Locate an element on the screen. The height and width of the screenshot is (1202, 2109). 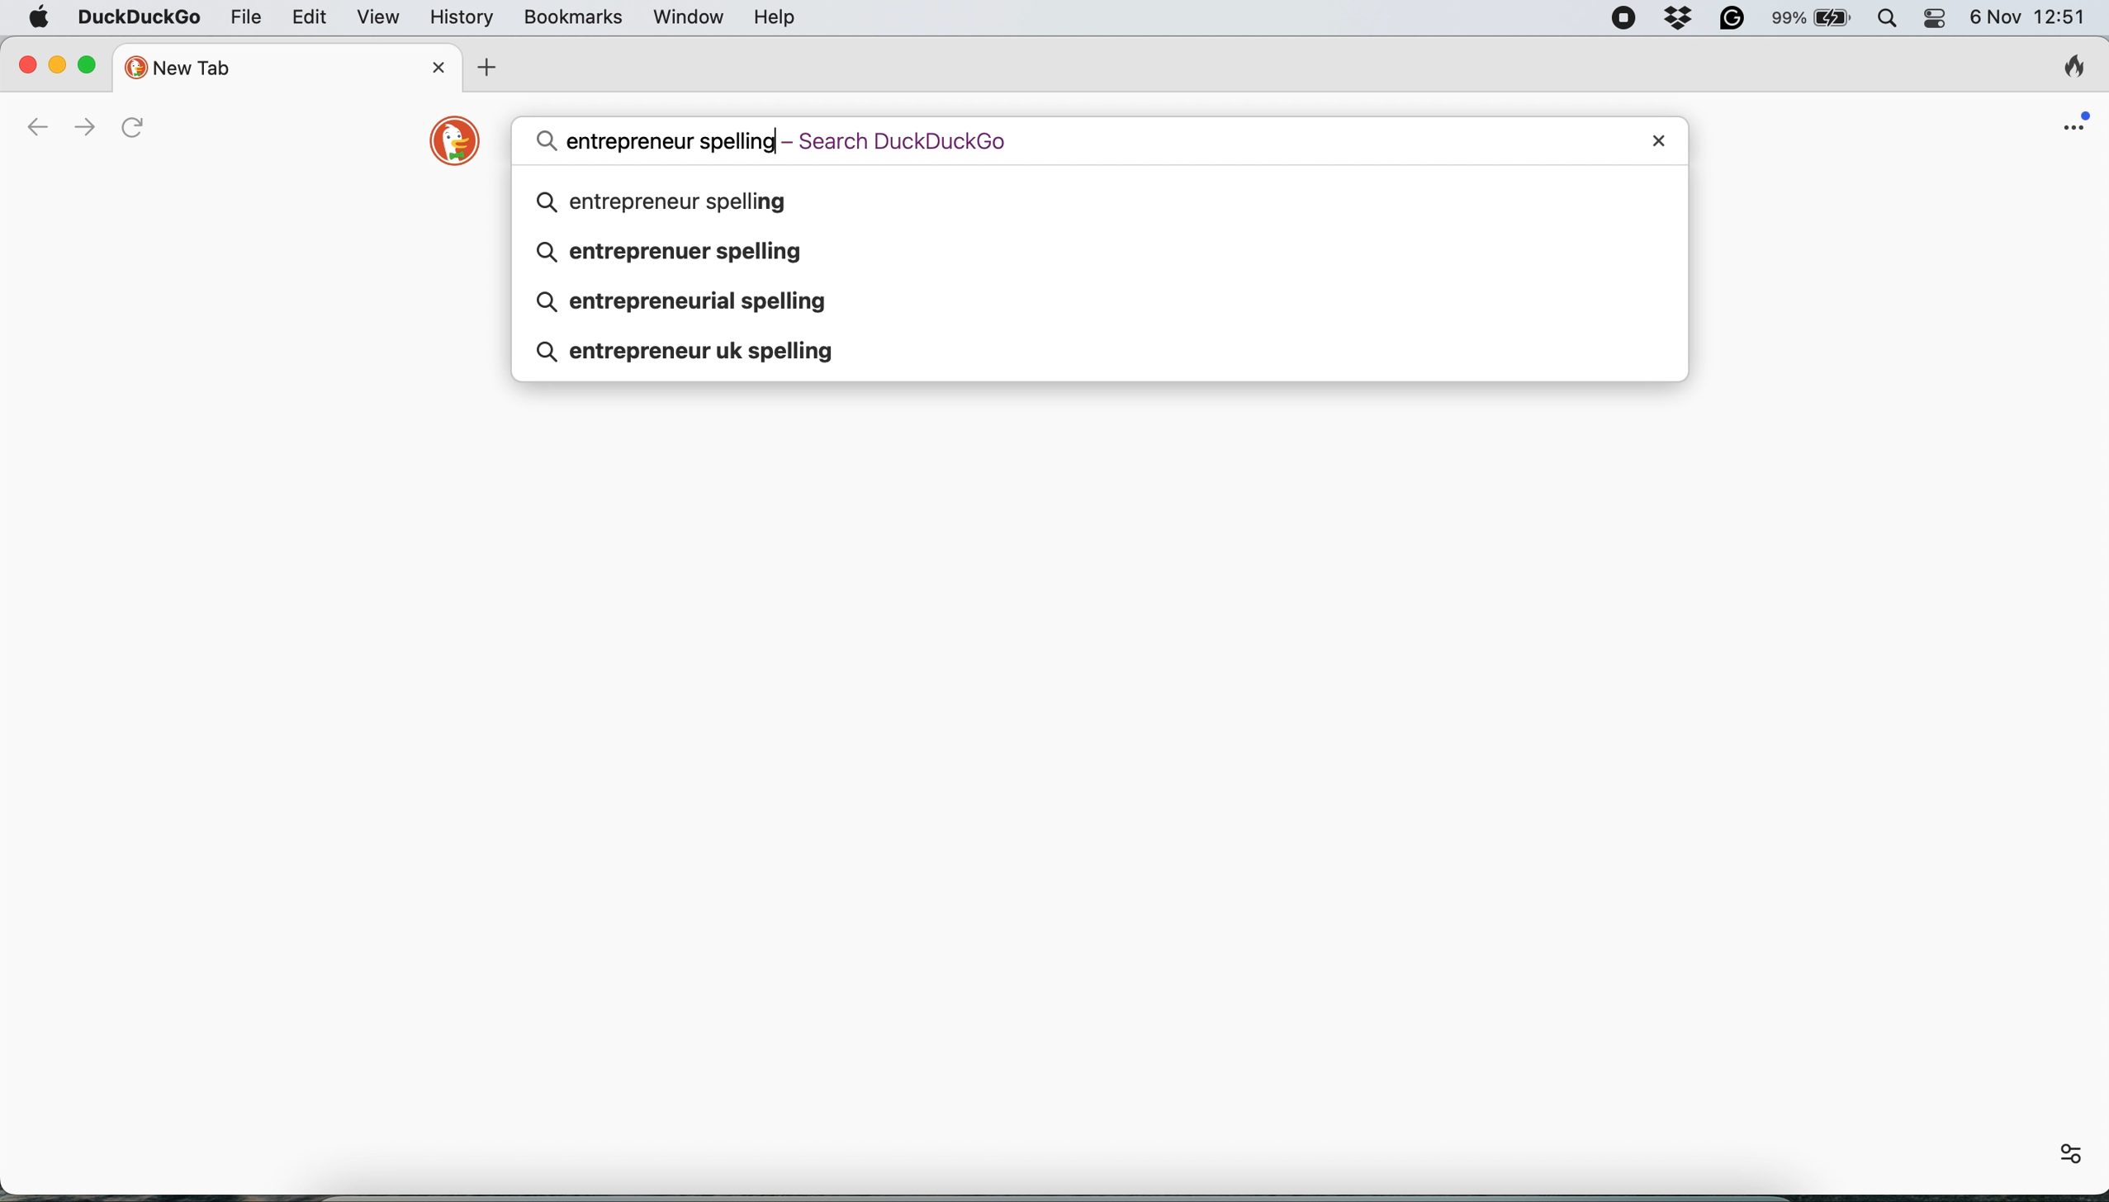
view is located at coordinates (372, 20).